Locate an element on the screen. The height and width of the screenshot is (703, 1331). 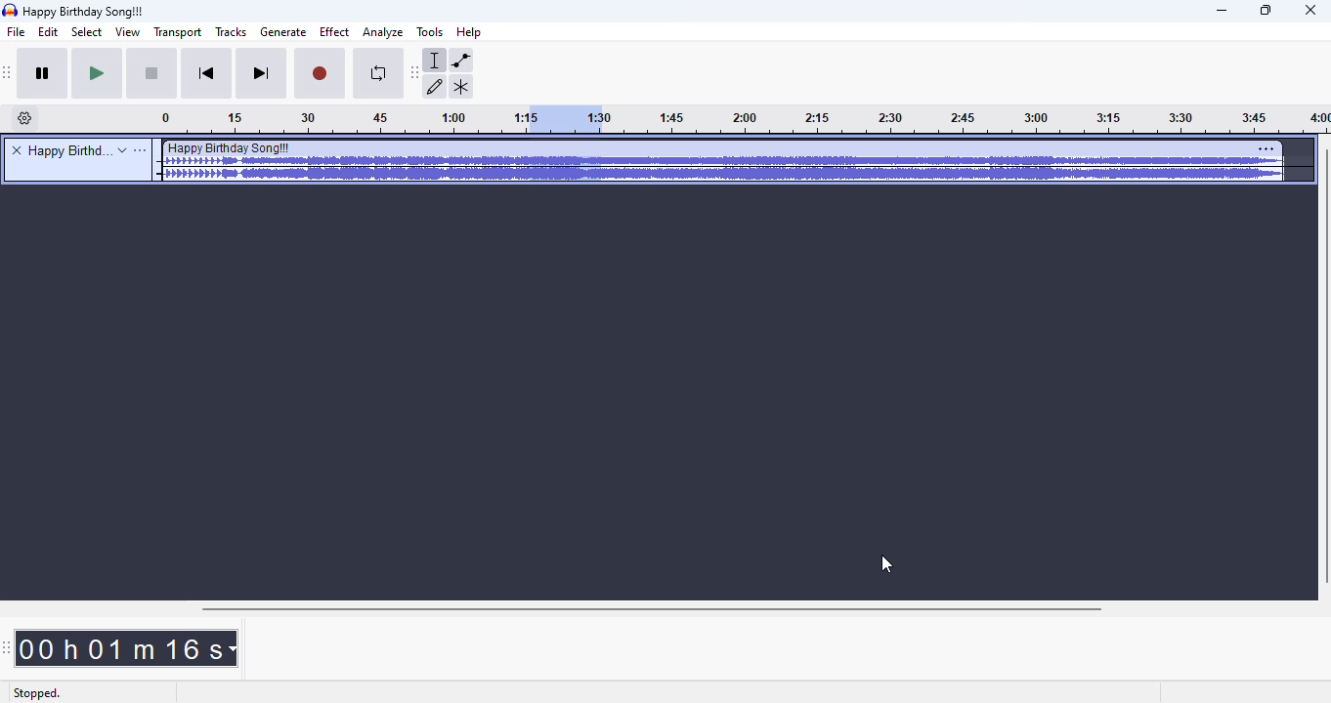
select is located at coordinates (87, 32).